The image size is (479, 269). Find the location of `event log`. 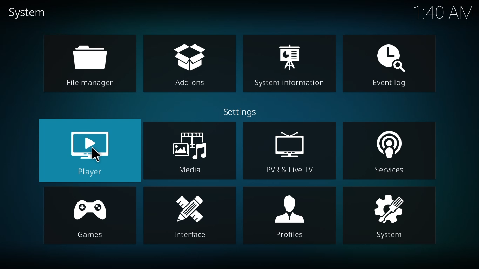

event log is located at coordinates (388, 62).